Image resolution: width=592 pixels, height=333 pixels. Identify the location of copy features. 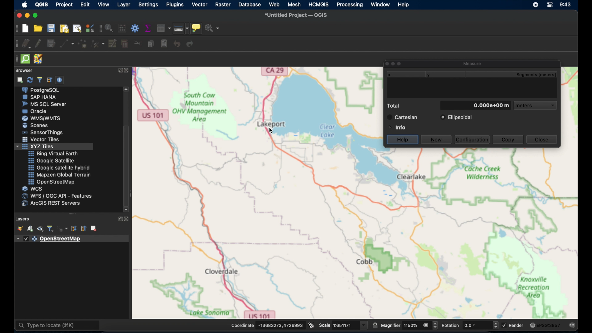
(150, 44).